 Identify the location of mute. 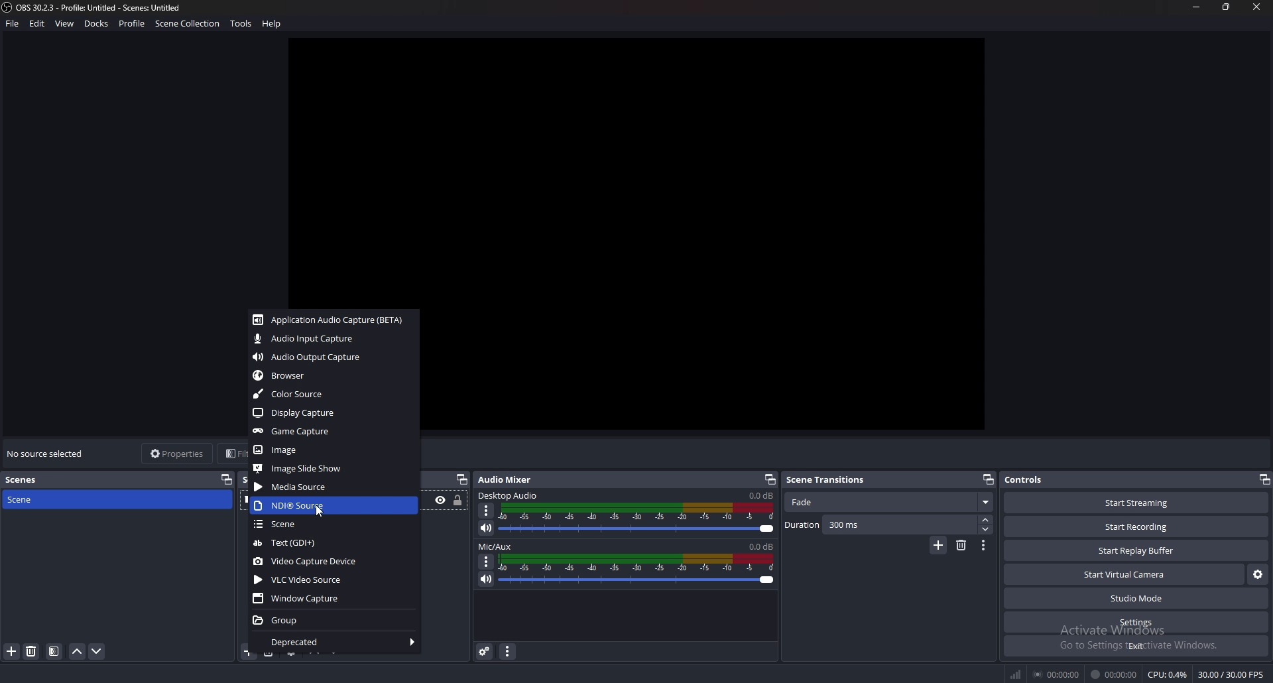
(485, 528).